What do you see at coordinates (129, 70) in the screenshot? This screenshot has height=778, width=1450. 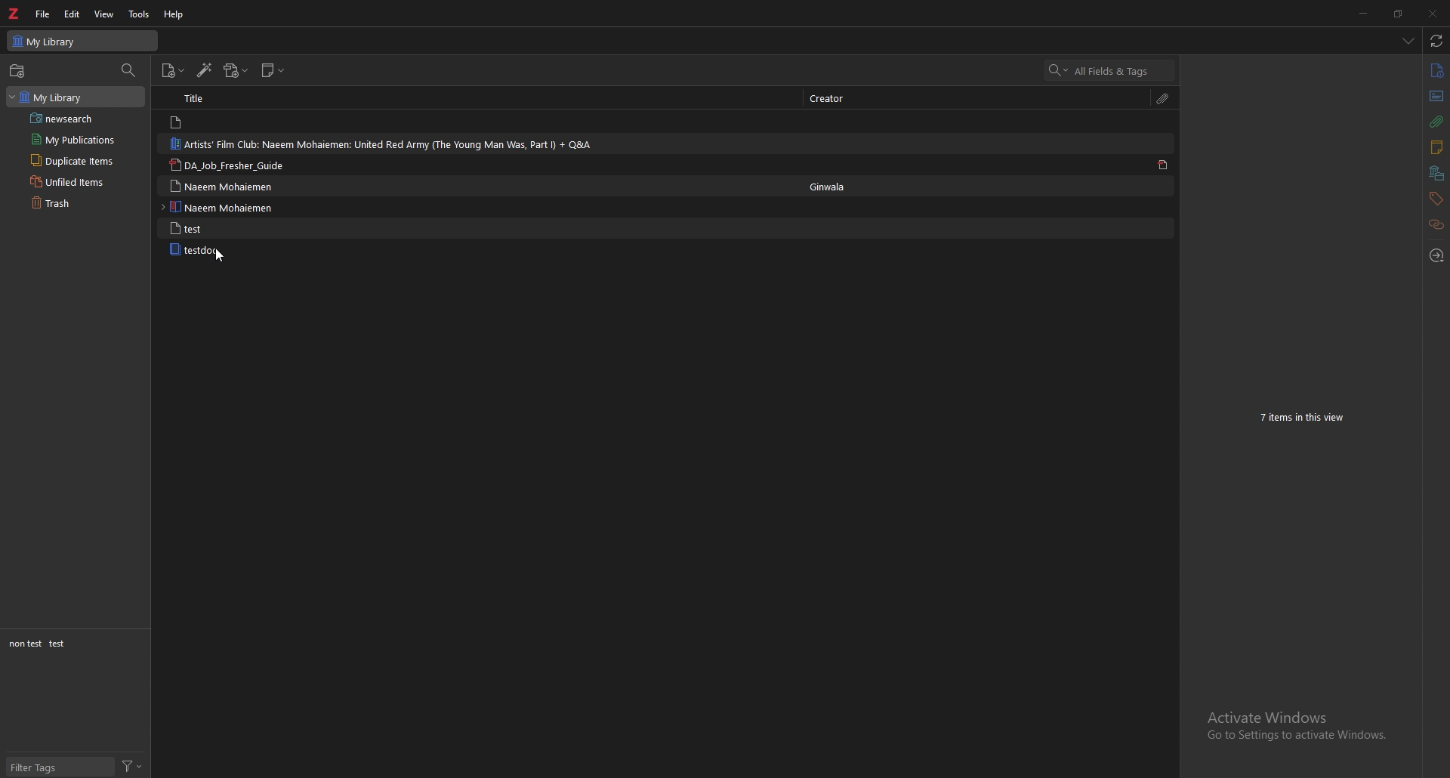 I see `filter collections` at bounding box center [129, 70].